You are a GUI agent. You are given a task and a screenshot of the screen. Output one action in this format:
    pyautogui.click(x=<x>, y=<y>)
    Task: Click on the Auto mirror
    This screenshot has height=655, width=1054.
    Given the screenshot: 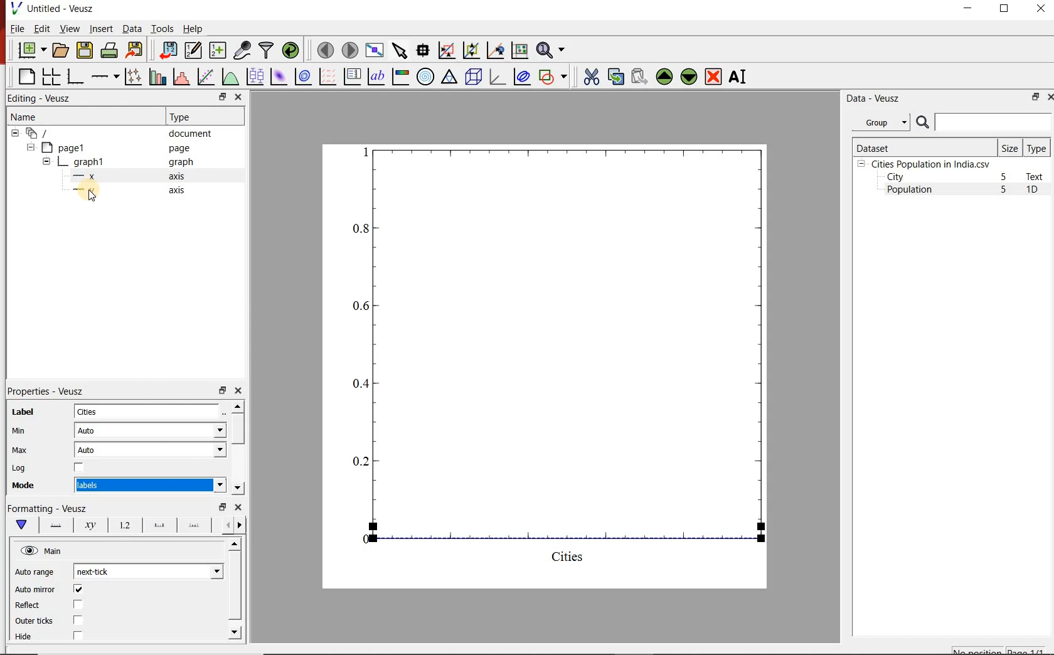 What is the action you would take?
    pyautogui.click(x=36, y=588)
    